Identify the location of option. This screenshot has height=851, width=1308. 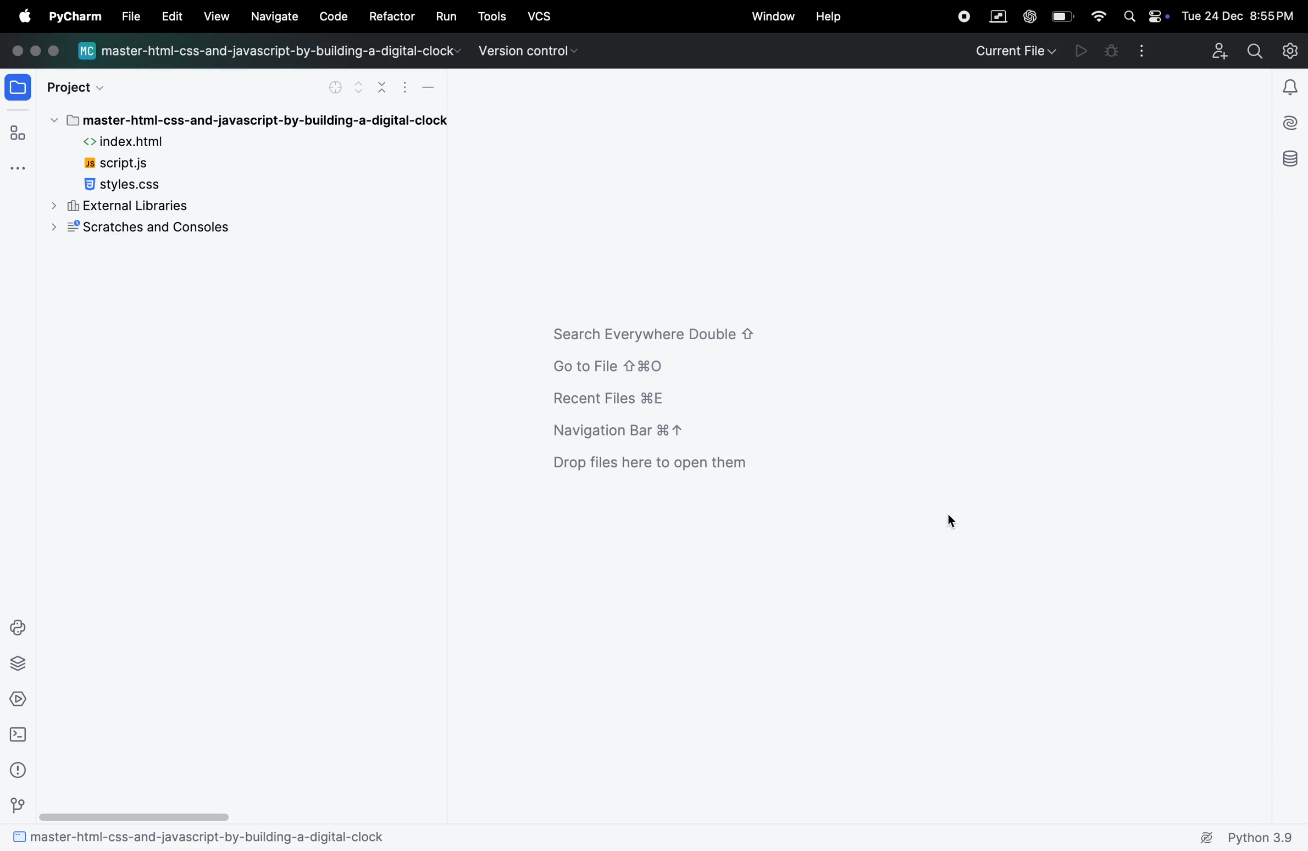
(19, 168).